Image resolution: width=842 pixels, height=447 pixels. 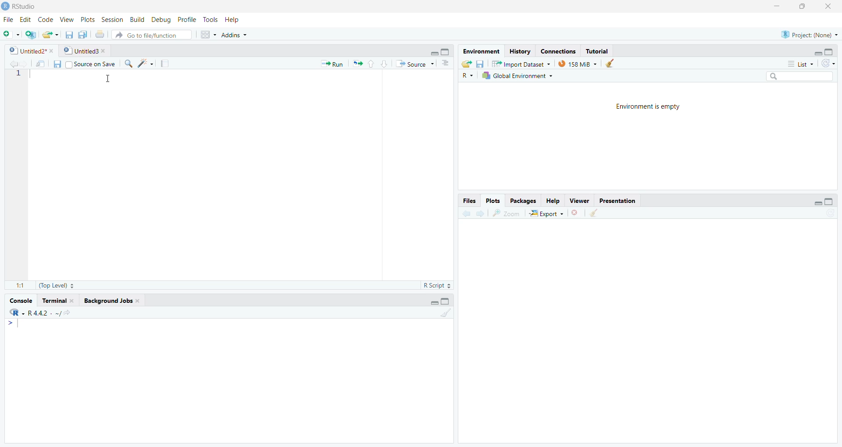 What do you see at coordinates (519, 51) in the screenshot?
I see `History` at bounding box center [519, 51].